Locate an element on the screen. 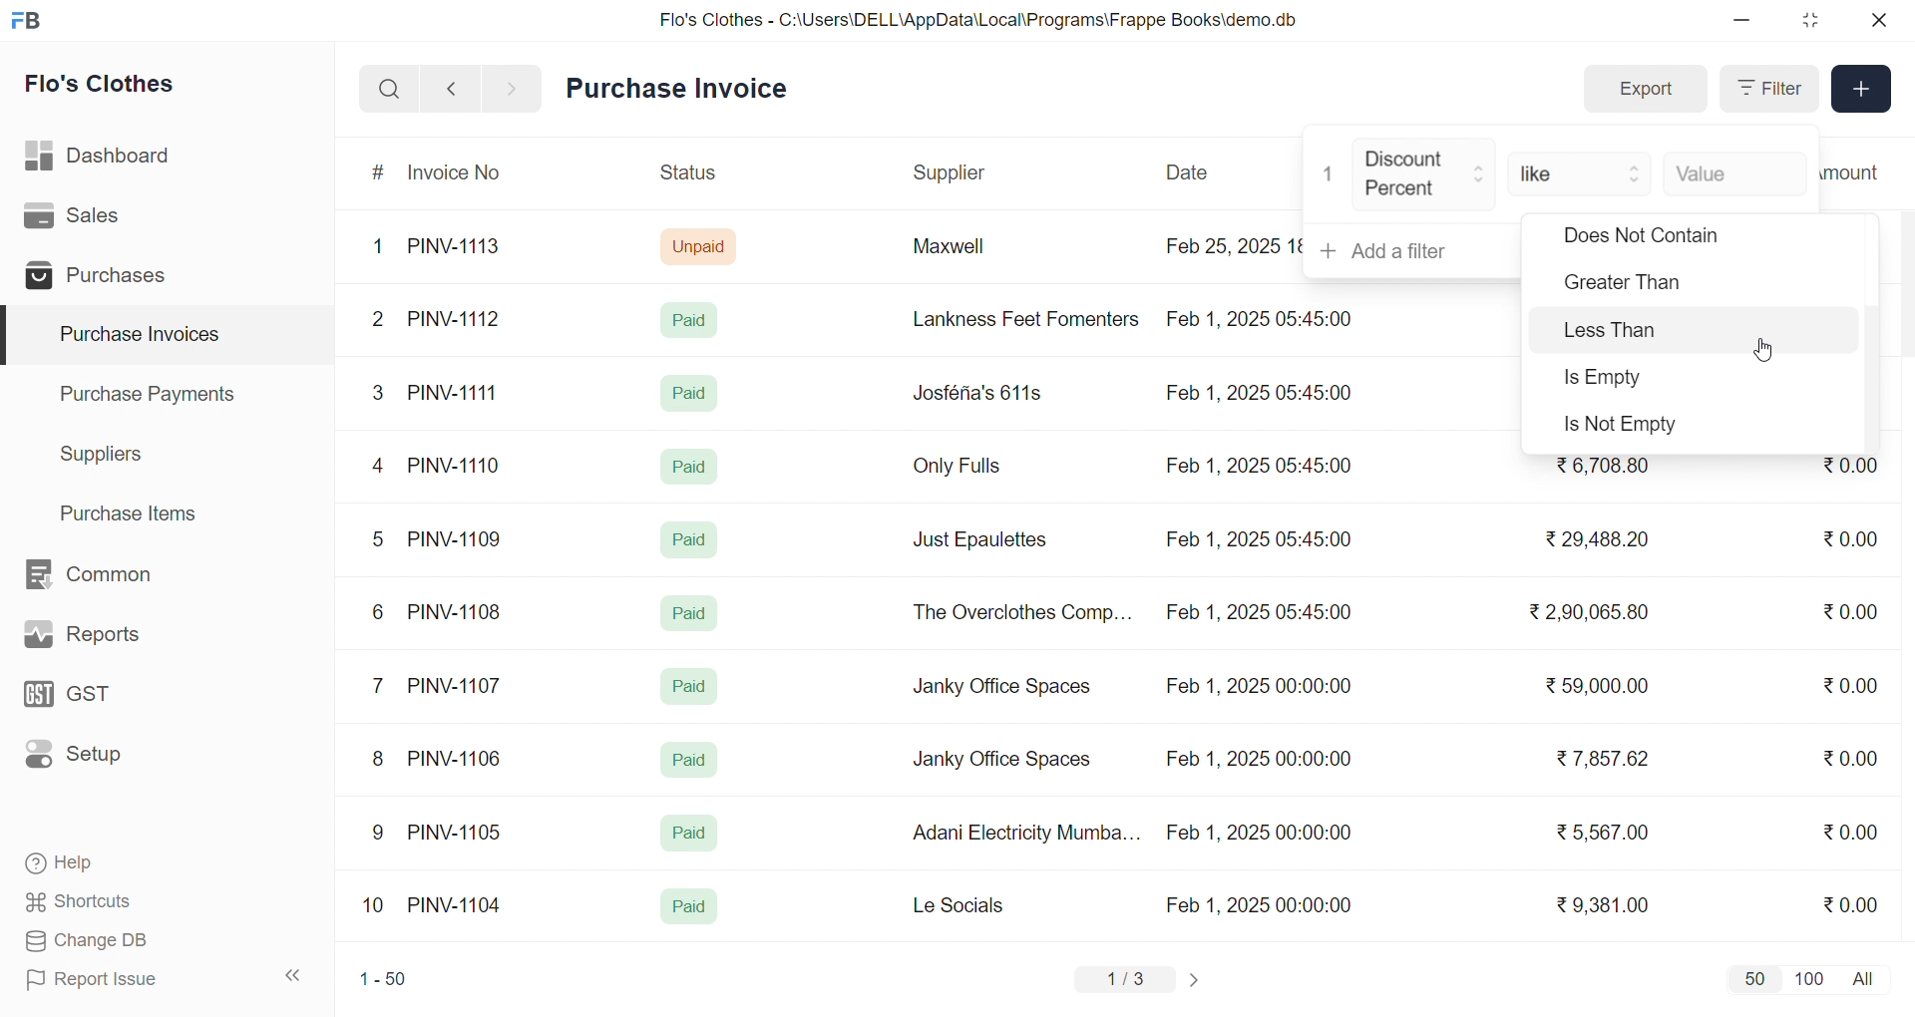 This screenshot has height=1017, width=1915. minimize is located at coordinates (1743, 21).